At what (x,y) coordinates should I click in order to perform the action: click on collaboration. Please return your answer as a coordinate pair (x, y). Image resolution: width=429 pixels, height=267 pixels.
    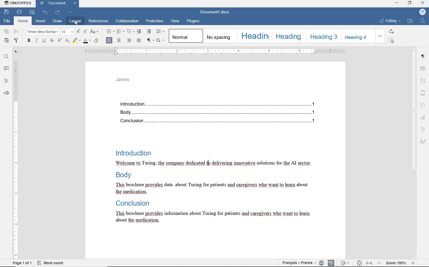
    Looking at the image, I should click on (127, 21).